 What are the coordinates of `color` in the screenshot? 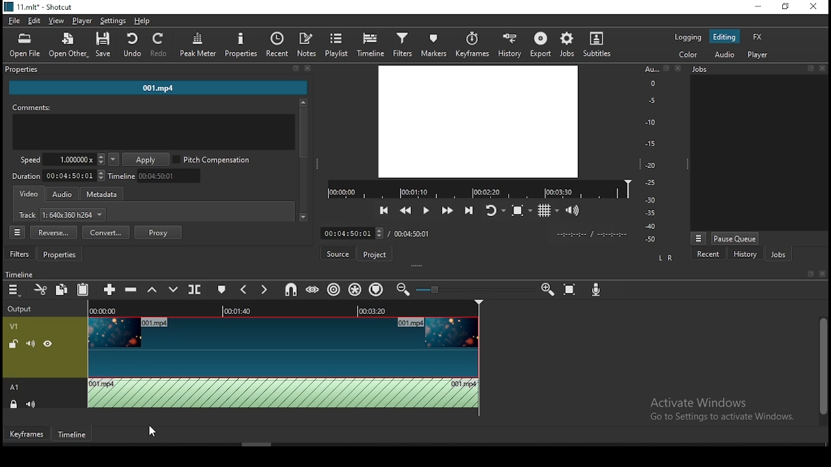 It's located at (688, 54).